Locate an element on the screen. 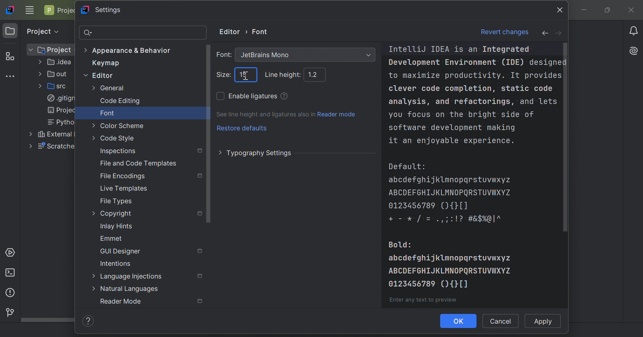  Inlay hints is located at coordinates (117, 226).